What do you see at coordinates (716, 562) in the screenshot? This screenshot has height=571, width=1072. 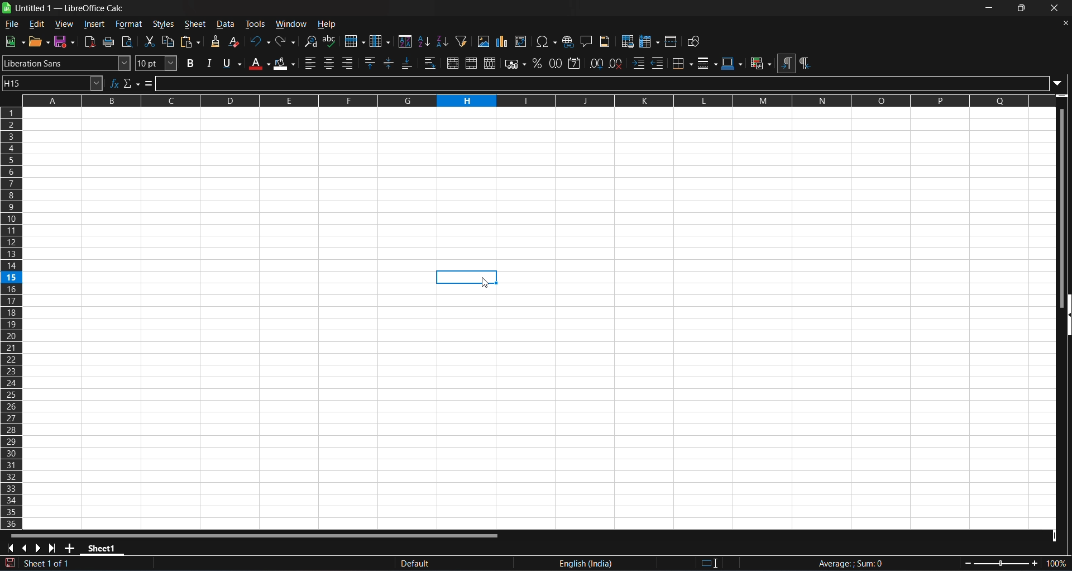 I see `standard selection` at bounding box center [716, 562].